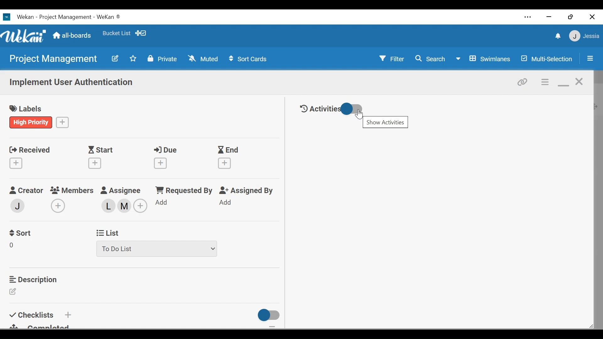 The width and height of the screenshot is (603, 339). Describe the element at coordinates (162, 202) in the screenshot. I see `Add` at that location.